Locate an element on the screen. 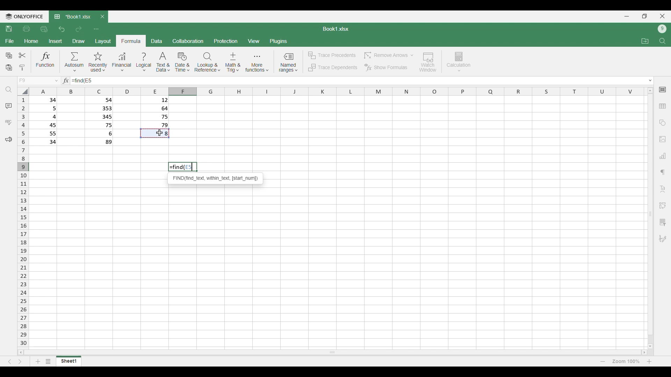 This screenshot has width=671, height=377. Slicer is located at coordinates (662, 222).